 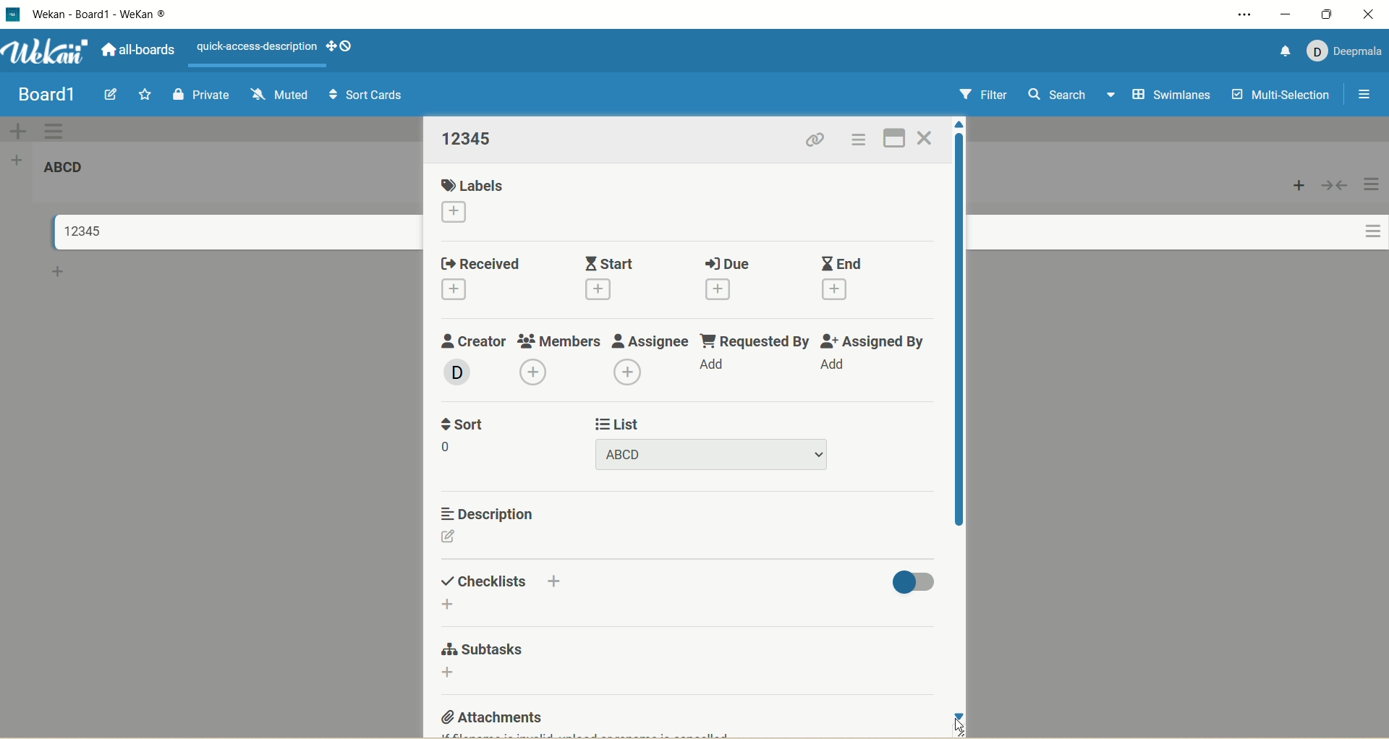 I want to click on received, so click(x=481, y=262).